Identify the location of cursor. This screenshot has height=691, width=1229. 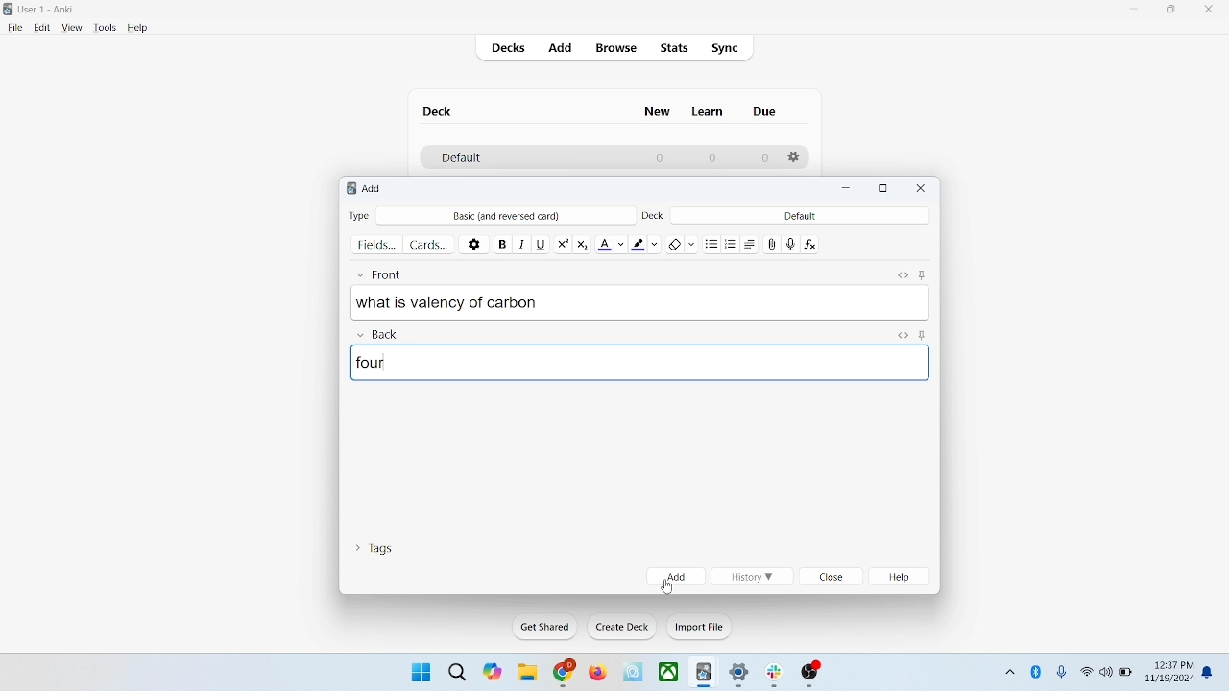
(665, 587).